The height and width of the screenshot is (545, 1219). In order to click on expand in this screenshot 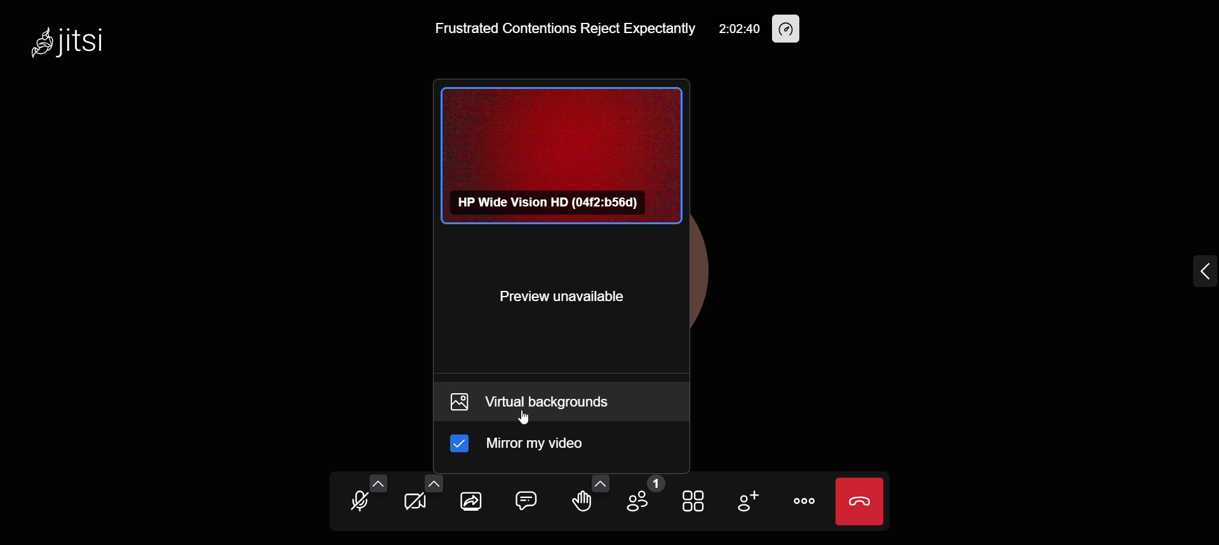, I will do `click(1196, 274)`.